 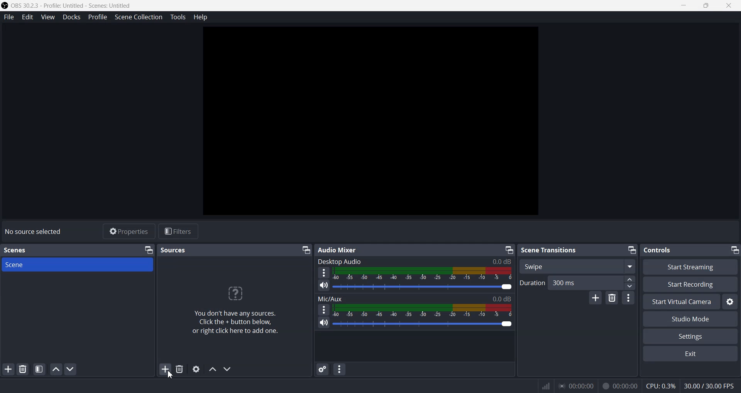 I want to click on CPU:0.3%, so click(x=660, y=385).